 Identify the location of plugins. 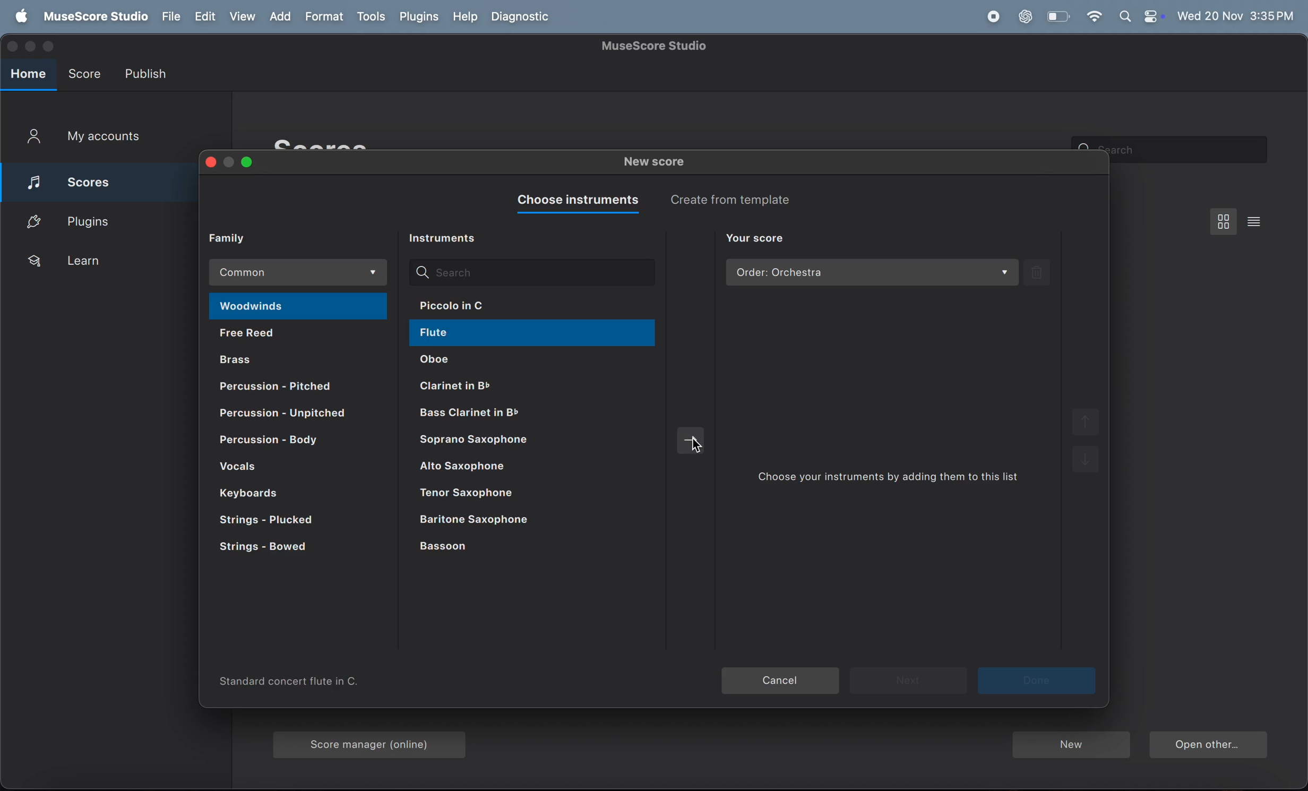
(94, 220).